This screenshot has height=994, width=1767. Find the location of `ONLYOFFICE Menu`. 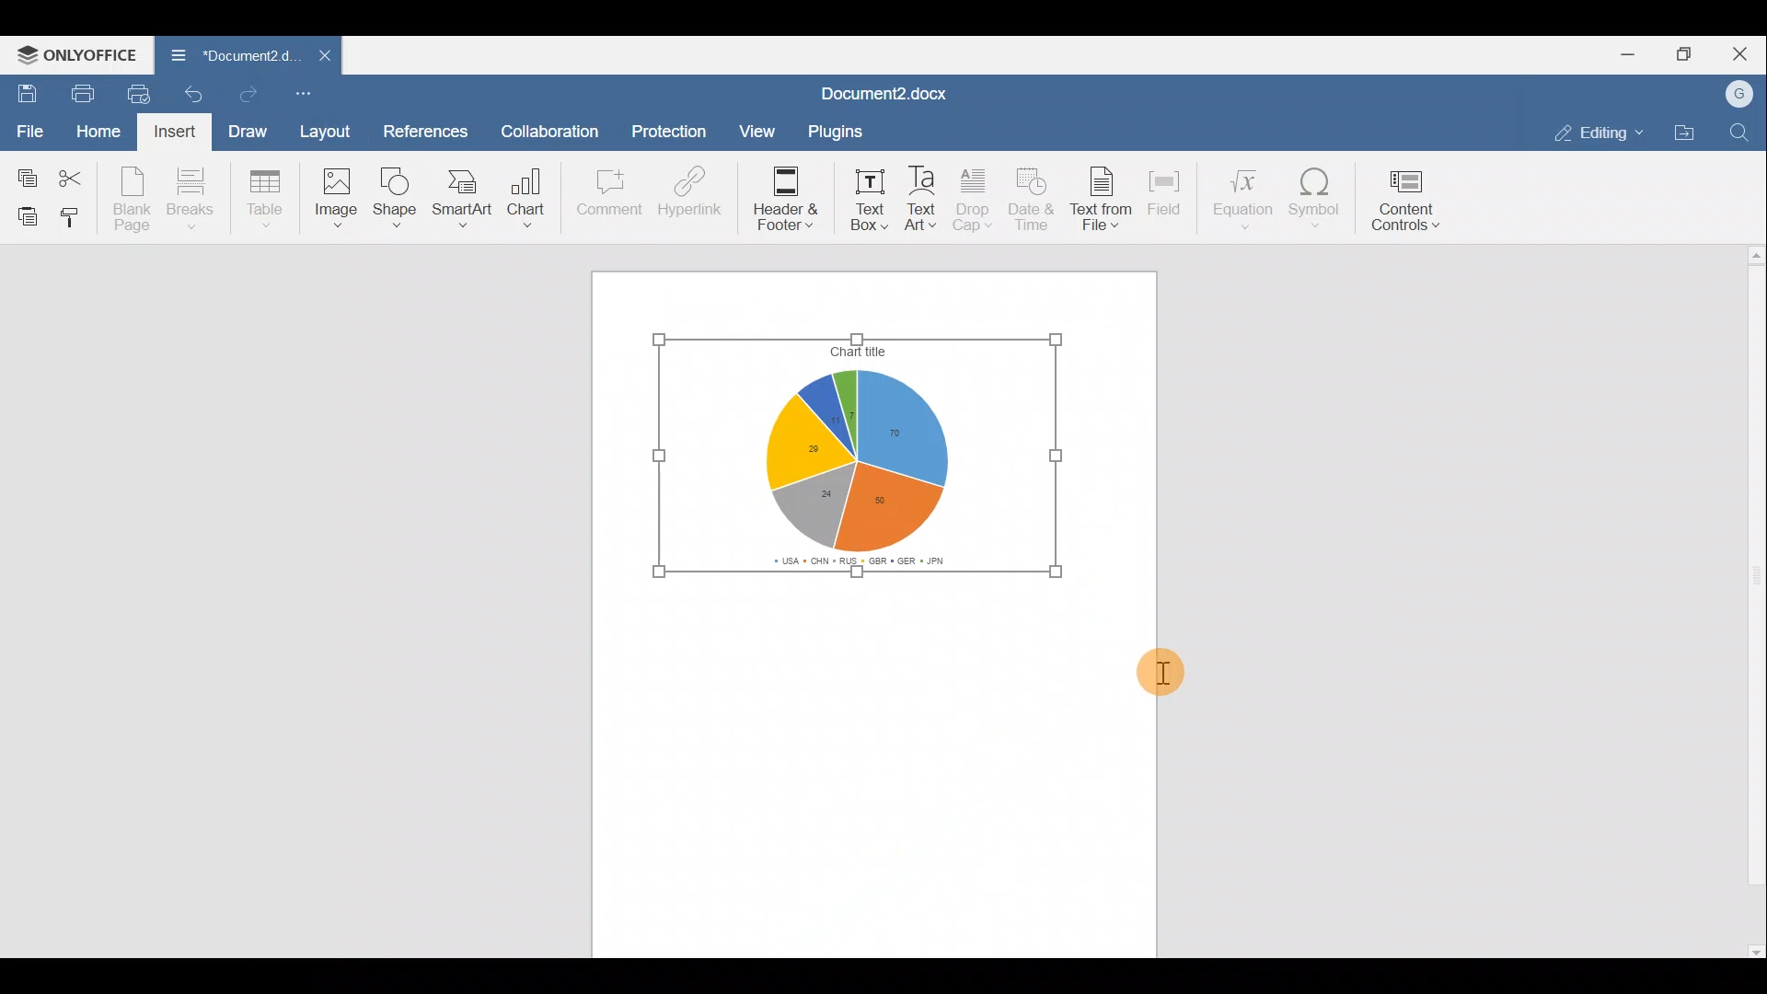

ONLYOFFICE Menu is located at coordinates (74, 54).